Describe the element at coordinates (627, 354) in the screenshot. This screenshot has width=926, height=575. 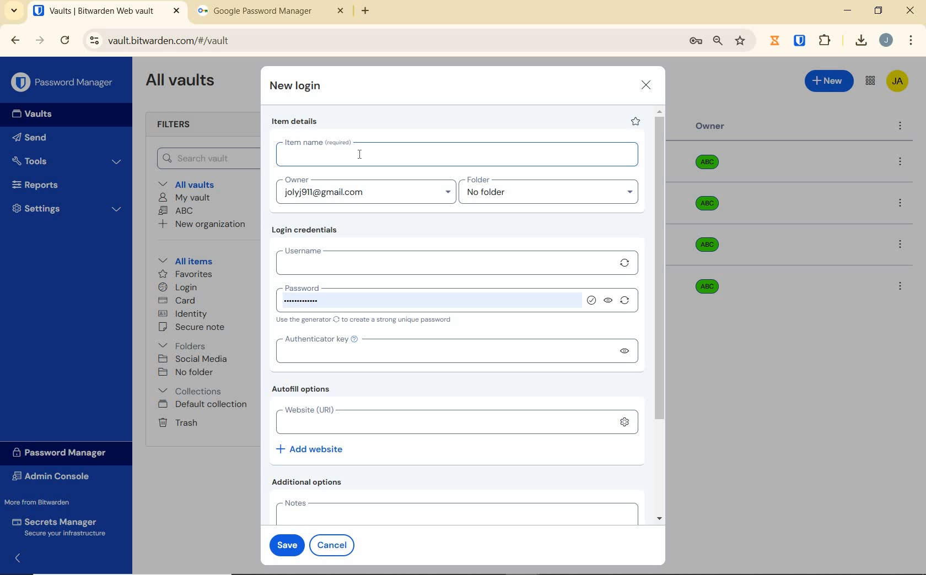
I see `unhide` at that location.